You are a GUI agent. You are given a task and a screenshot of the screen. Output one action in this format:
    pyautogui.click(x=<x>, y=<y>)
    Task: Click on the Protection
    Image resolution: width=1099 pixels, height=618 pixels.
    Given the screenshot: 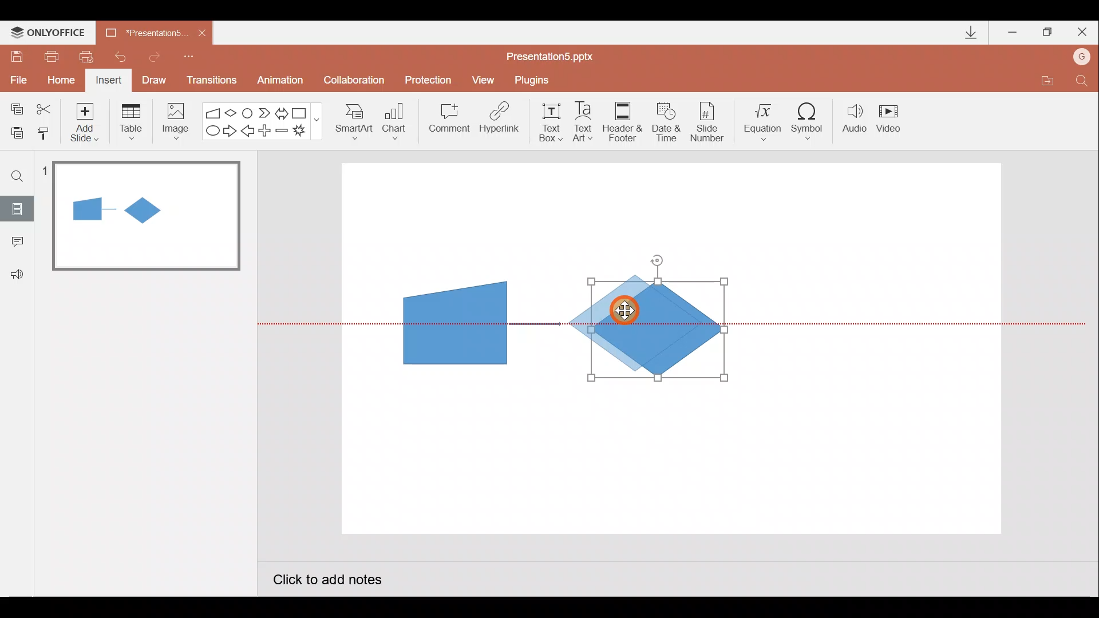 What is the action you would take?
    pyautogui.click(x=432, y=80)
    